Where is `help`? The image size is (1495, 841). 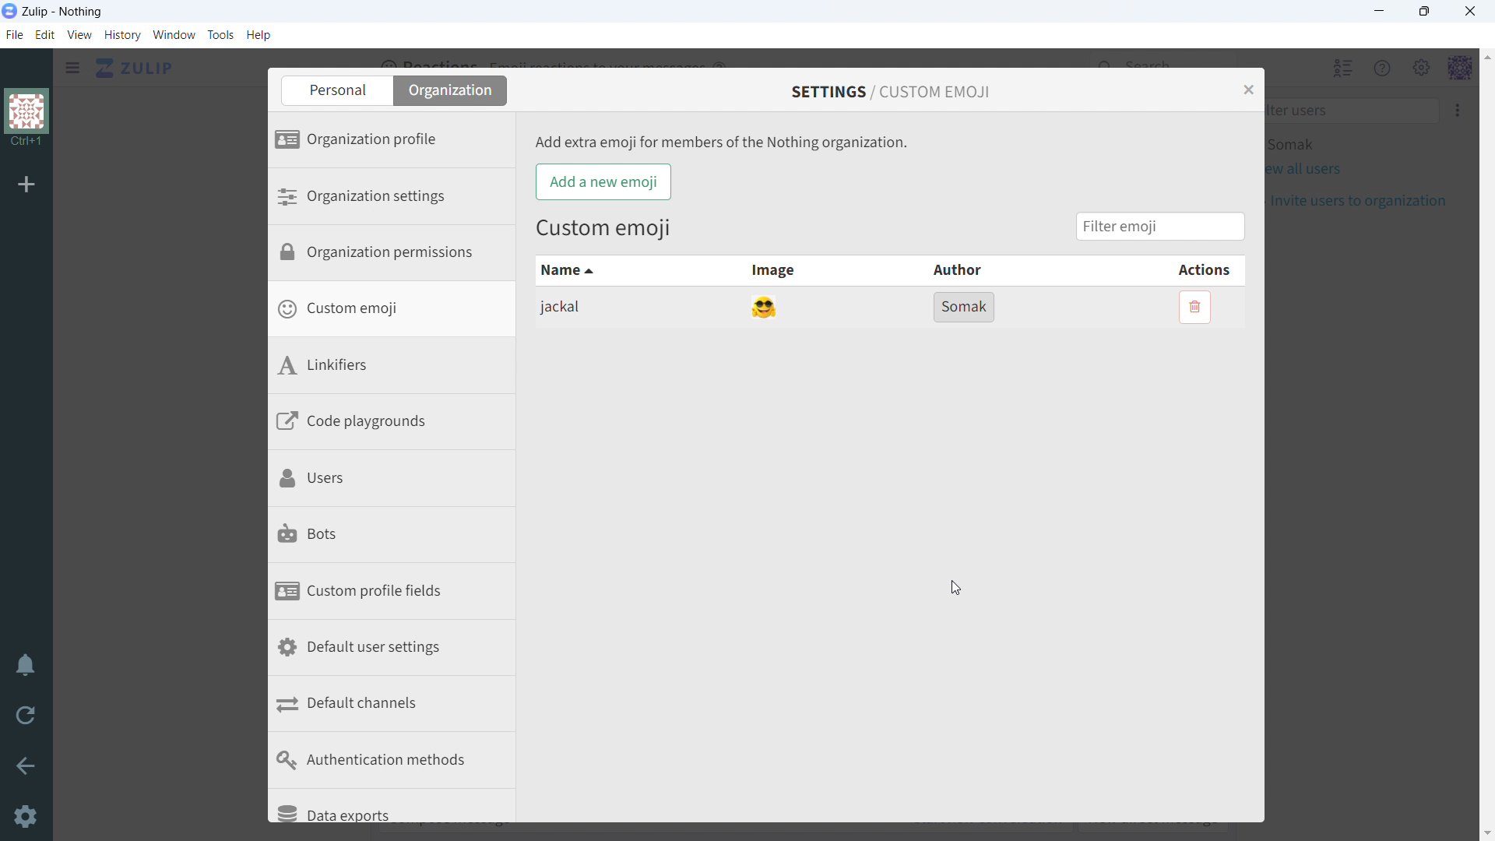 help is located at coordinates (259, 35).